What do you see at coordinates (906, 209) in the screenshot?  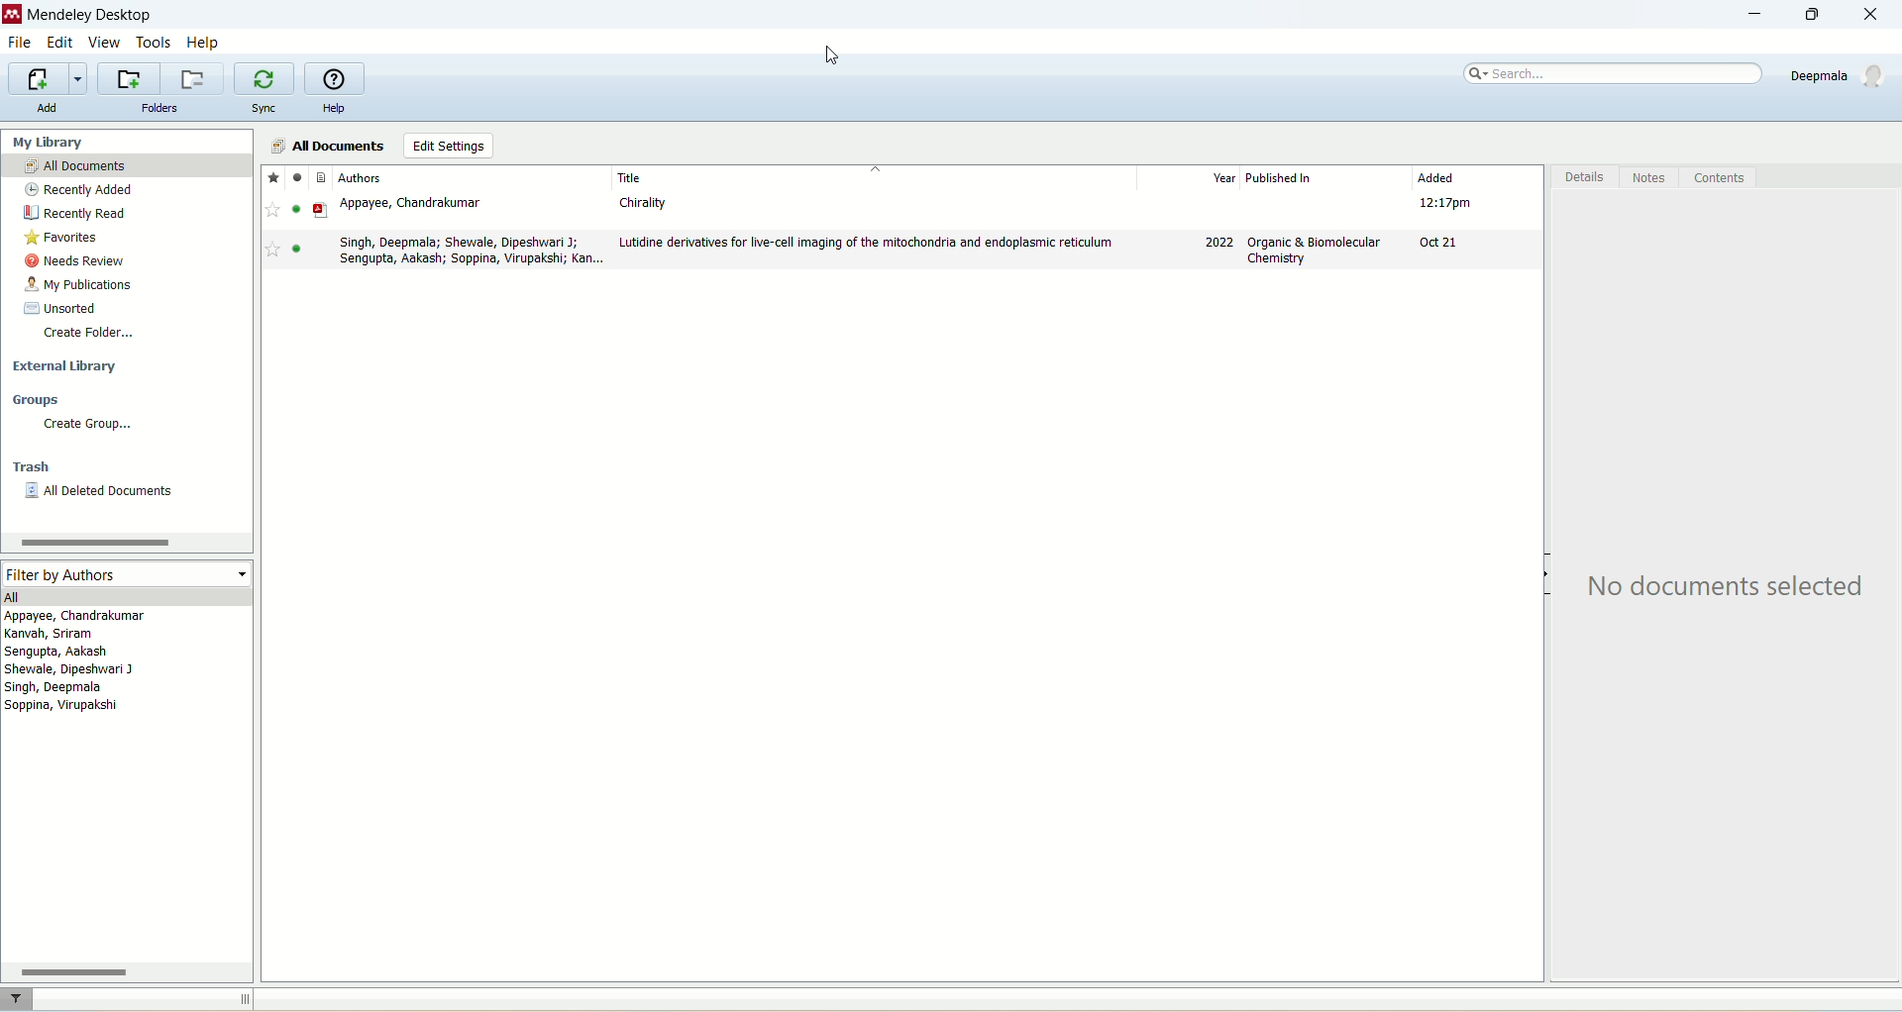 I see `document2` at bounding box center [906, 209].